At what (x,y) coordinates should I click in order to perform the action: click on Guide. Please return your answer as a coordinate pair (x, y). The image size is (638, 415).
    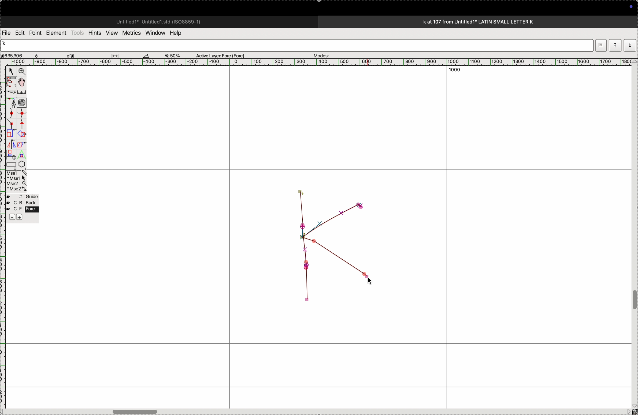
    Looking at the image, I should click on (22, 207).